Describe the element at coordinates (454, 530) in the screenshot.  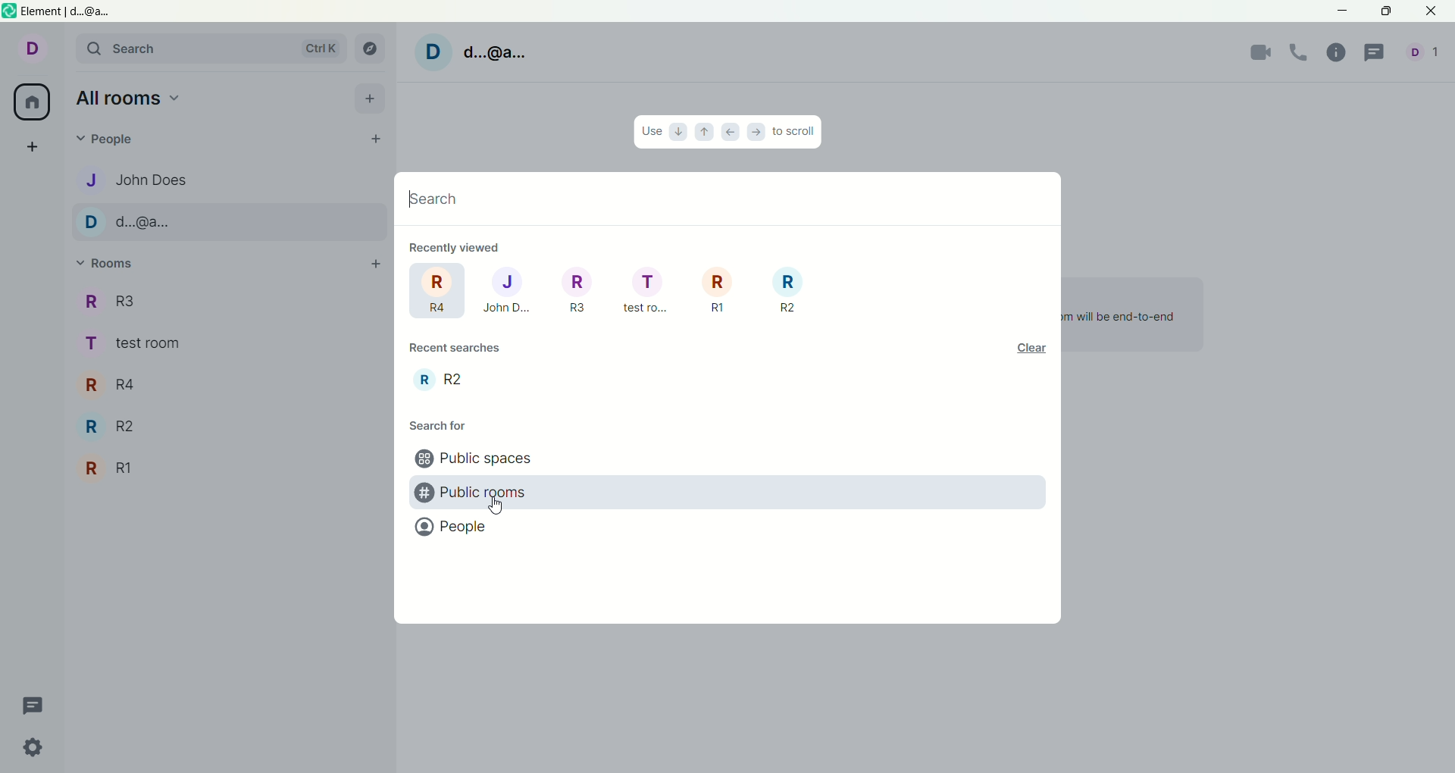
I see `people` at that location.